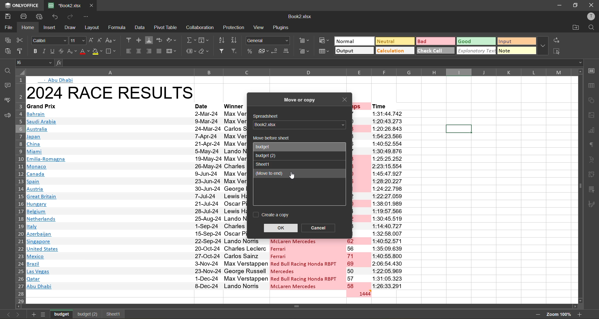 The height and width of the screenshot is (319, 599). Describe the element at coordinates (58, 80) in the screenshot. I see `text` at that location.